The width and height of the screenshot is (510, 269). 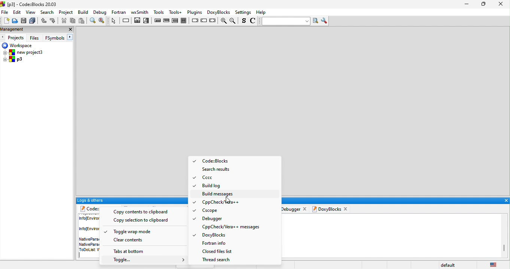 What do you see at coordinates (147, 21) in the screenshot?
I see `selection` at bounding box center [147, 21].